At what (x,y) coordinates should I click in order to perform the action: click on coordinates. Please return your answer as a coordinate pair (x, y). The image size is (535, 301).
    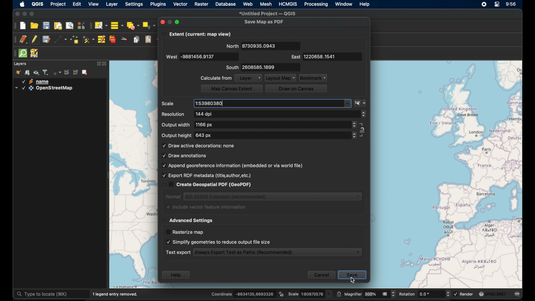
    Looking at the image, I should click on (243, 294).